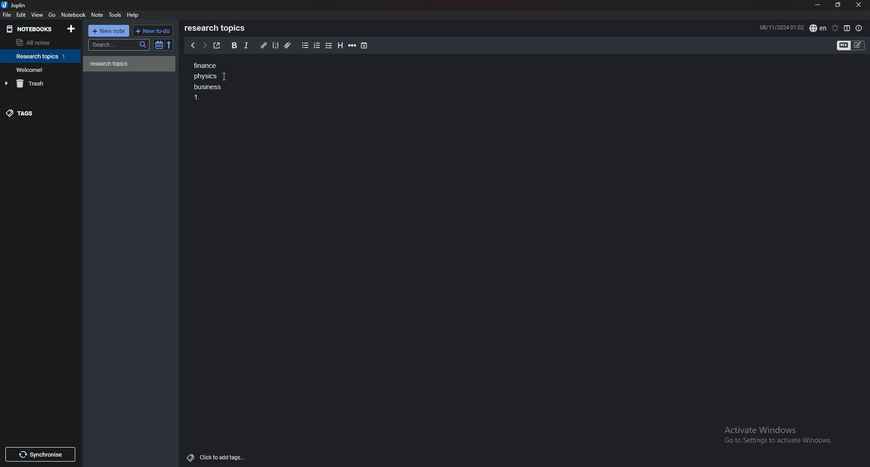 This screenshot has height=467, width=870. What do you see at coordinates (353, 46) in the screenshot?
I see `horizontal rule` at bounding box center [353, 46].